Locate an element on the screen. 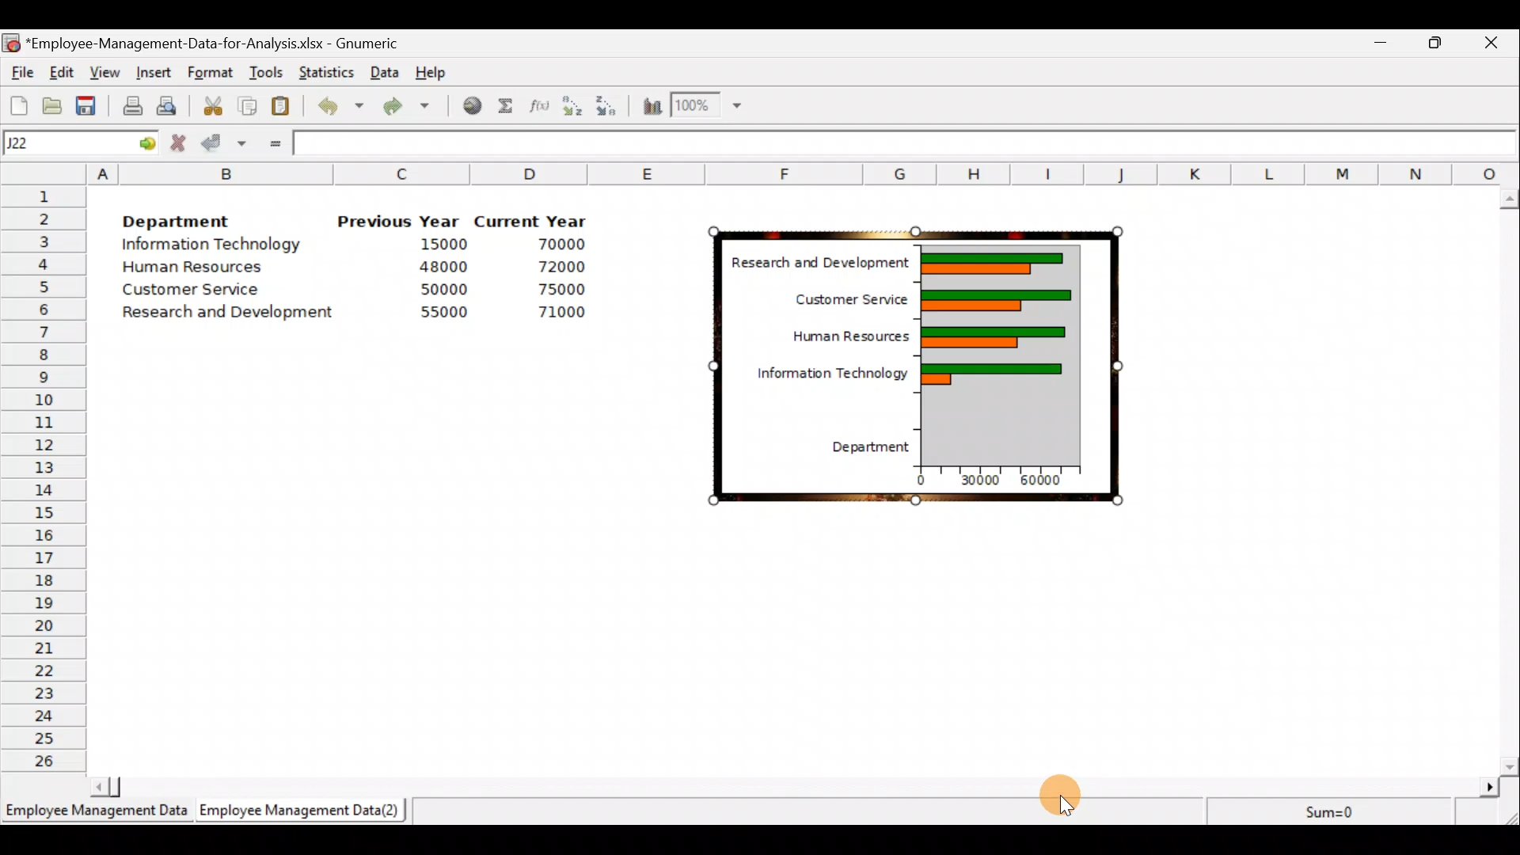  Employee Management Data is located at coordinates (94, 812).